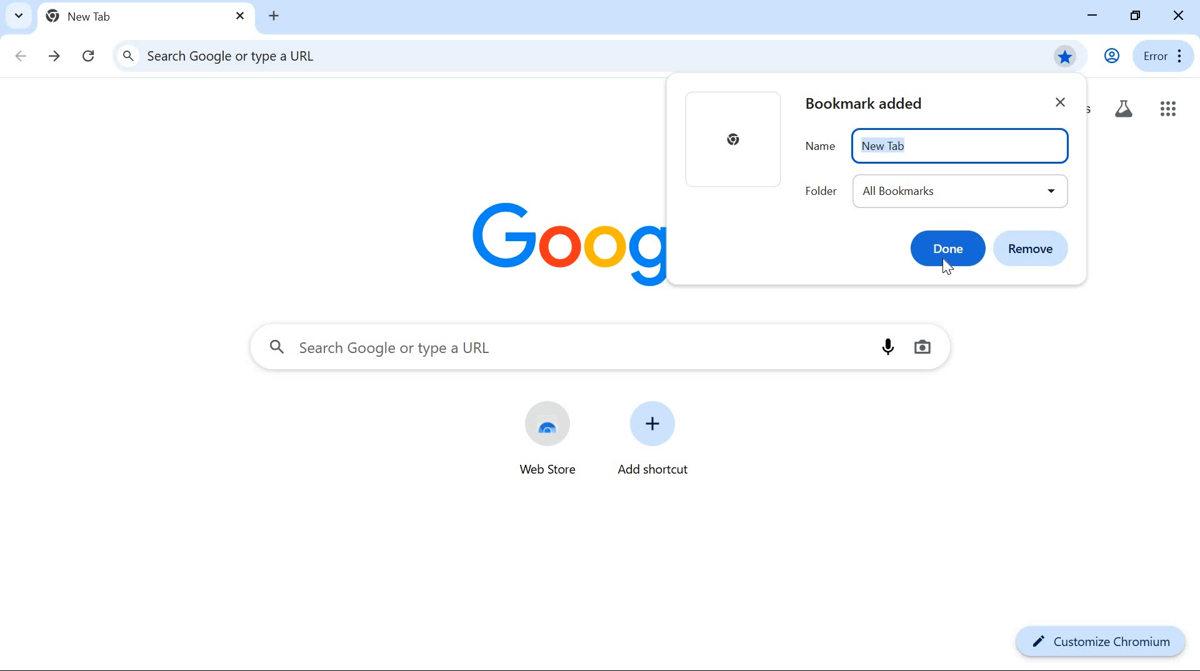 This screenshot has width=1200, height=671. I want to click on , so click(1122, 111).